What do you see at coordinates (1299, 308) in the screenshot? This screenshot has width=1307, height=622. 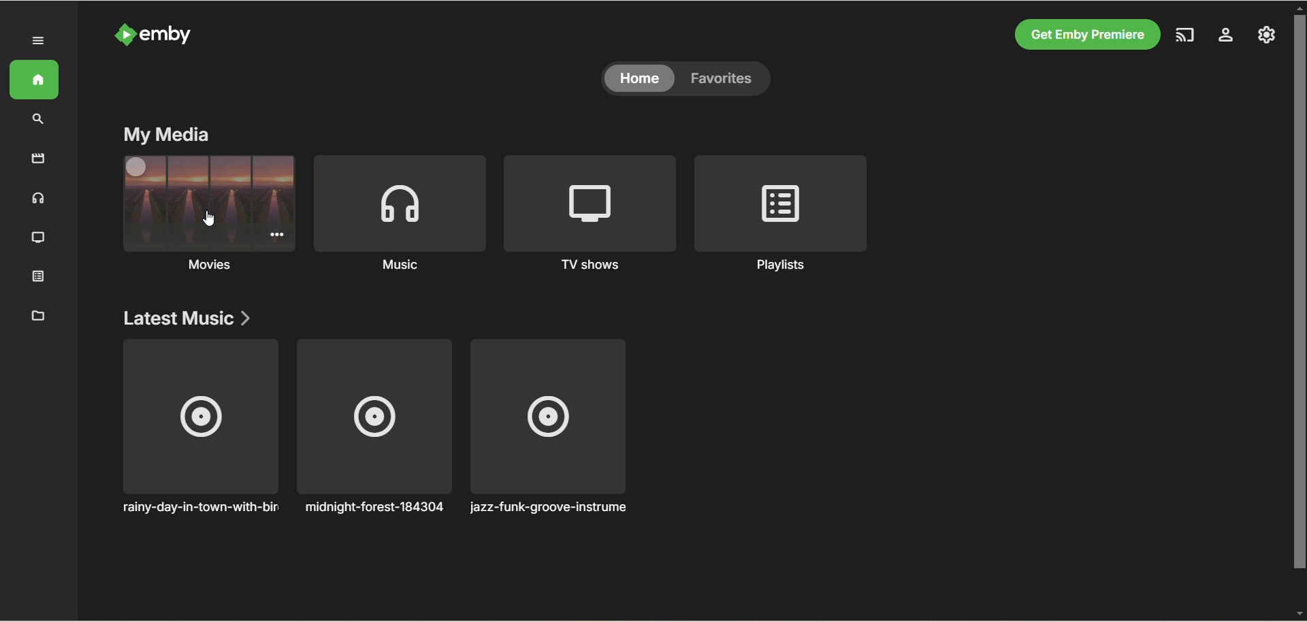 I see `vertical scroll bar` at bounding box center [1299, 308].